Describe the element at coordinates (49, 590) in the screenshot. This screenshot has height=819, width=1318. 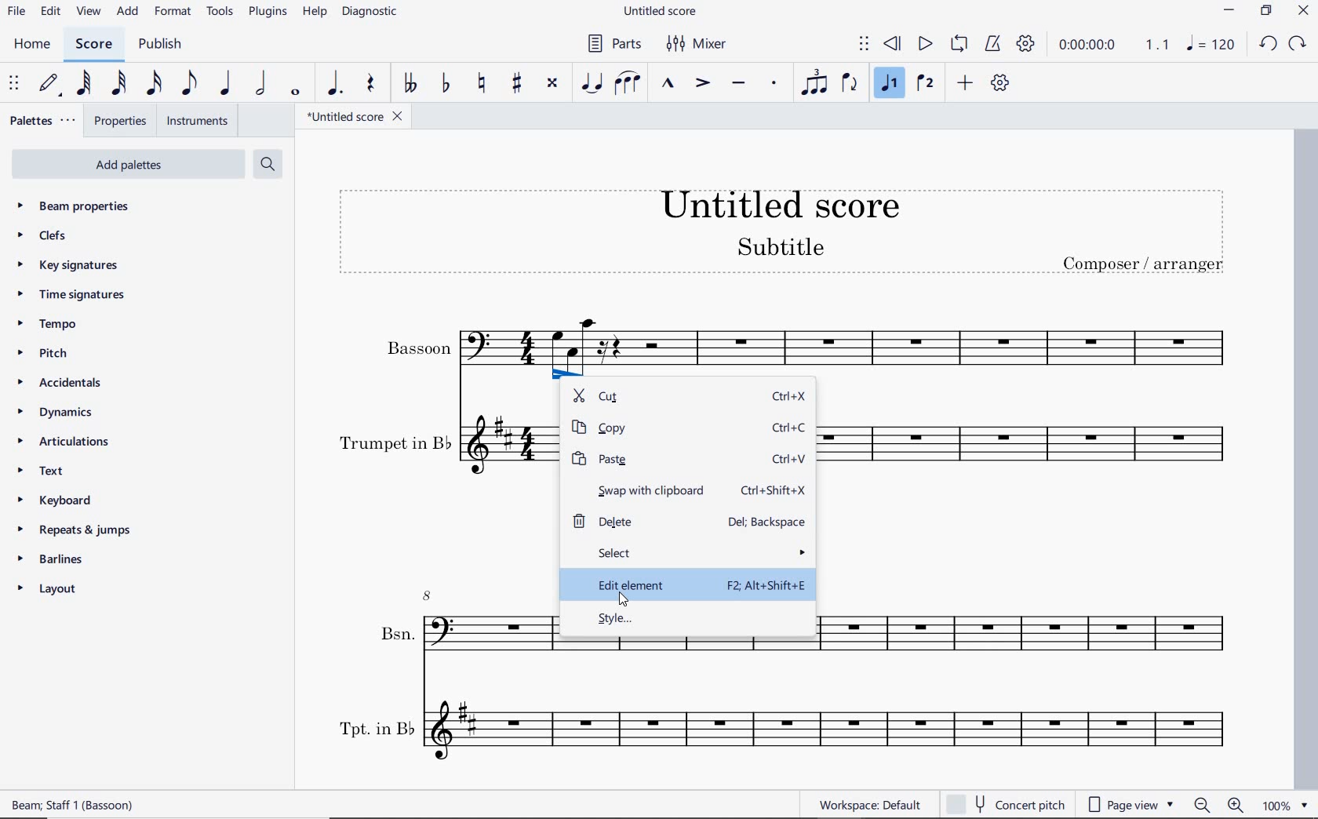
I see `layout` at that location.